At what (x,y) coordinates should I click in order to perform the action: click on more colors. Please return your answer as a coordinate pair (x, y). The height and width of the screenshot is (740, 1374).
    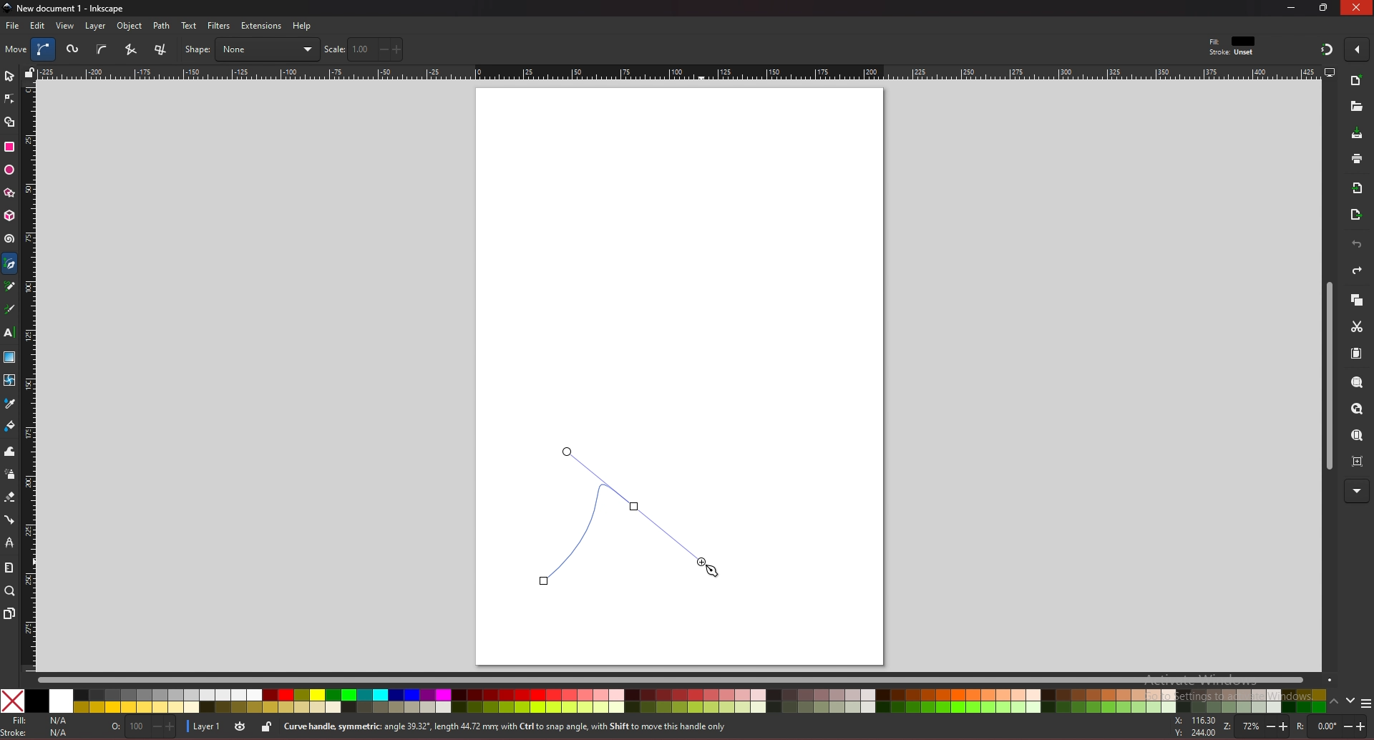
    Looking at the image, I should click on (1365, 704).